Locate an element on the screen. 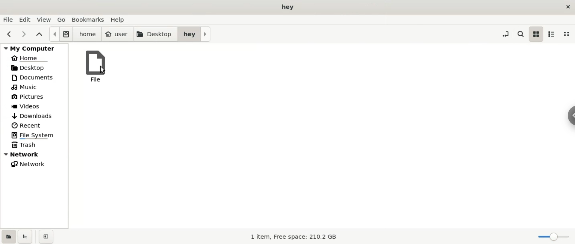  show places is located at coordinates (8, 236).